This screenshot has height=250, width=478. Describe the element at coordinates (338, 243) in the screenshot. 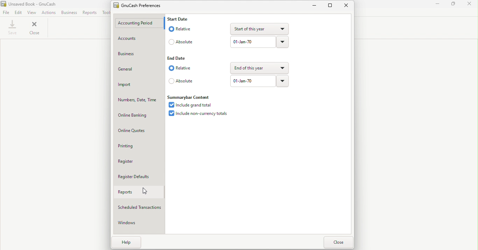

I see `Close` at that location.